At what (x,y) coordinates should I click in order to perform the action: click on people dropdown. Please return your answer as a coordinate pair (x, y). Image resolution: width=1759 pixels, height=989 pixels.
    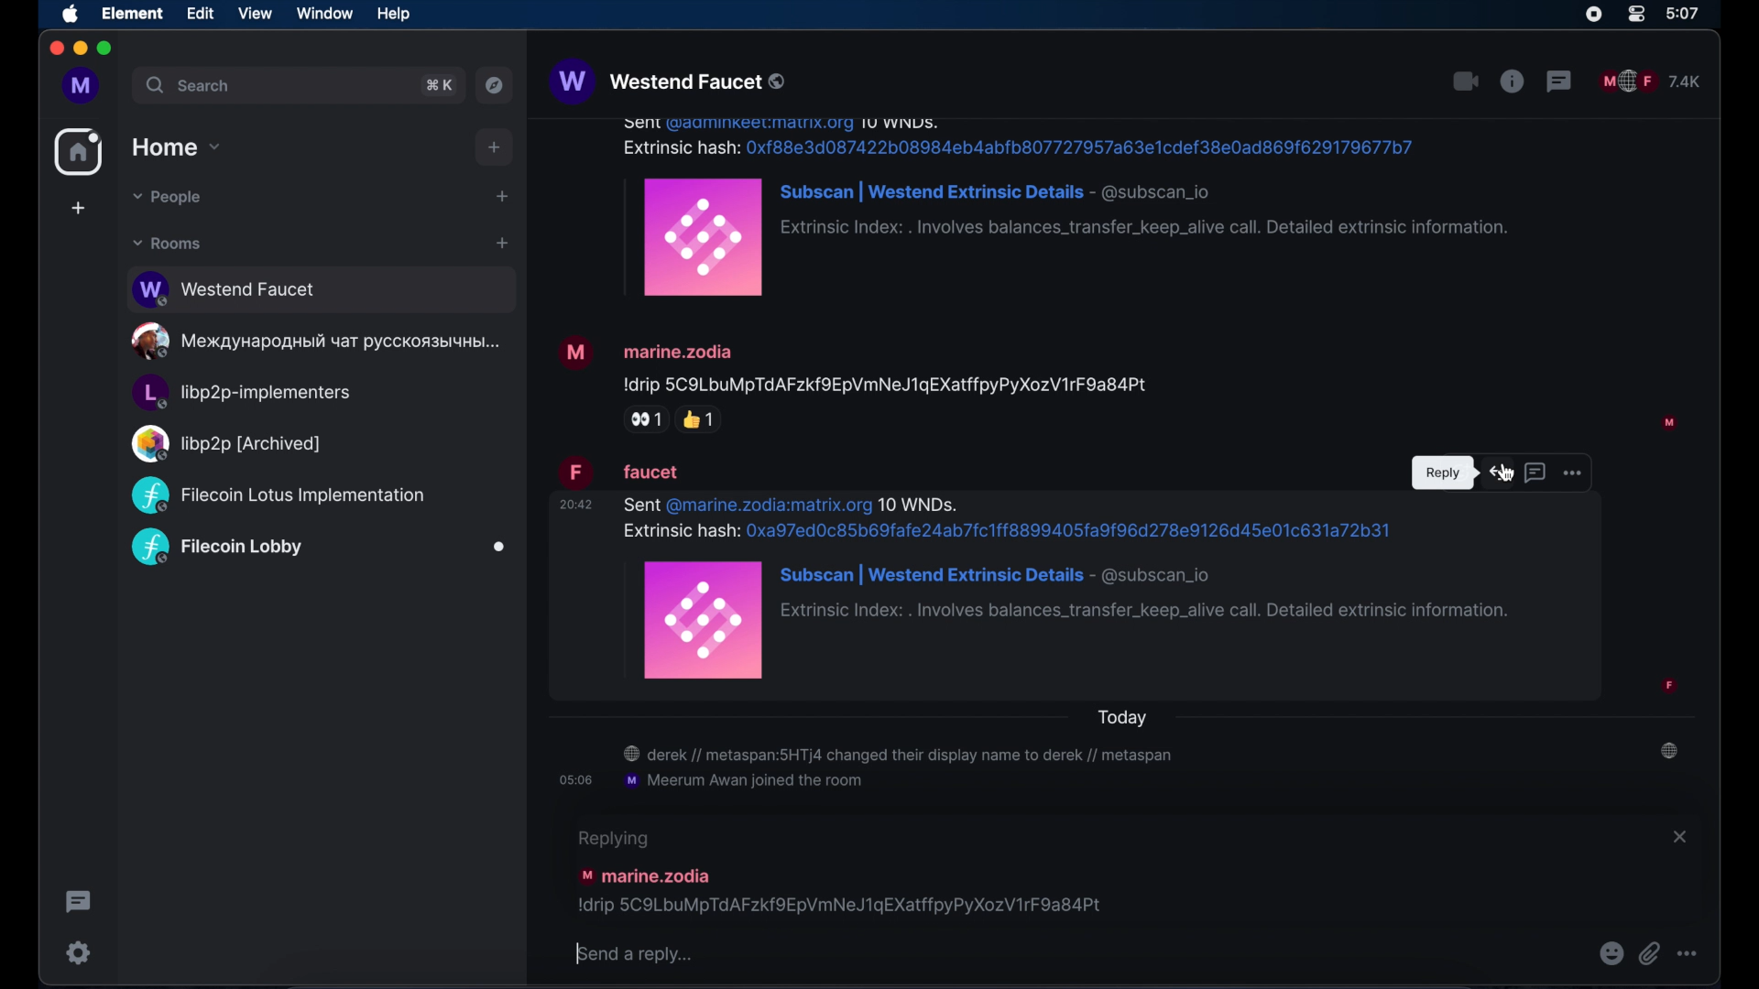
    Looking at the image, I should click on (168, 198).